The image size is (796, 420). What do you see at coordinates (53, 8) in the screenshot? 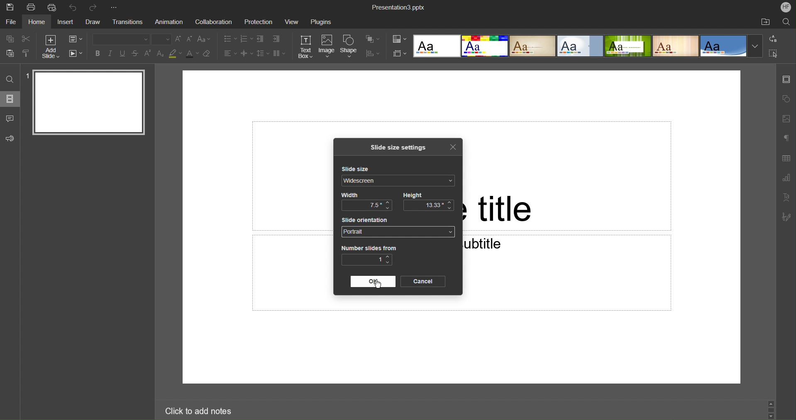
I see `Quick Print` at bounding box center [53, 8].